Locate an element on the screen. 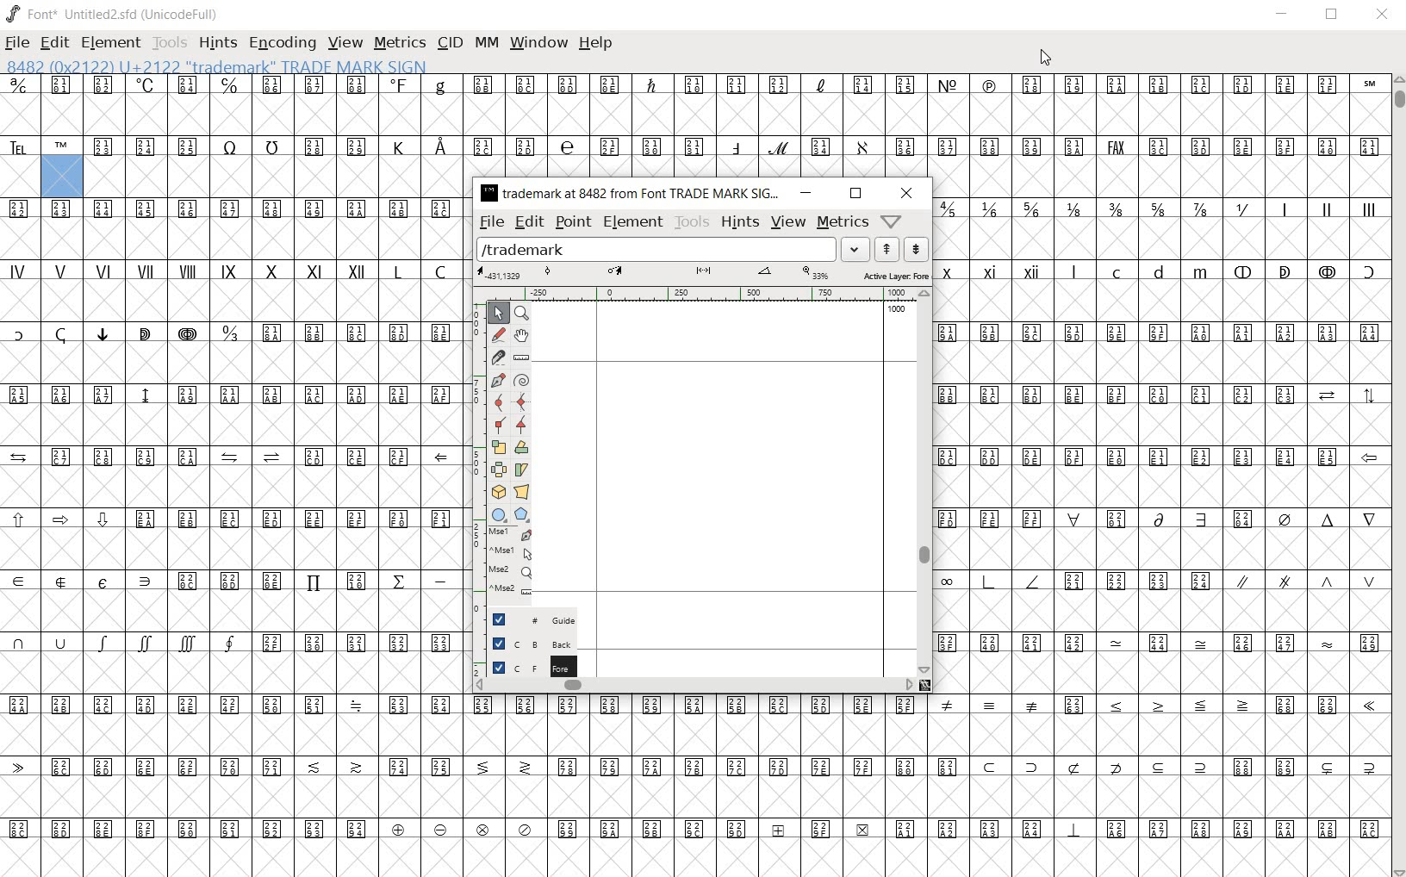  symbols is located at coordinates (359, 352).